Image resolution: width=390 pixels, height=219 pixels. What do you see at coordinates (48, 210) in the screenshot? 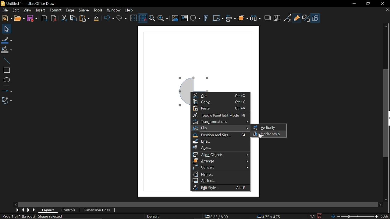
I see `layout` at bounding box center [48, 210].